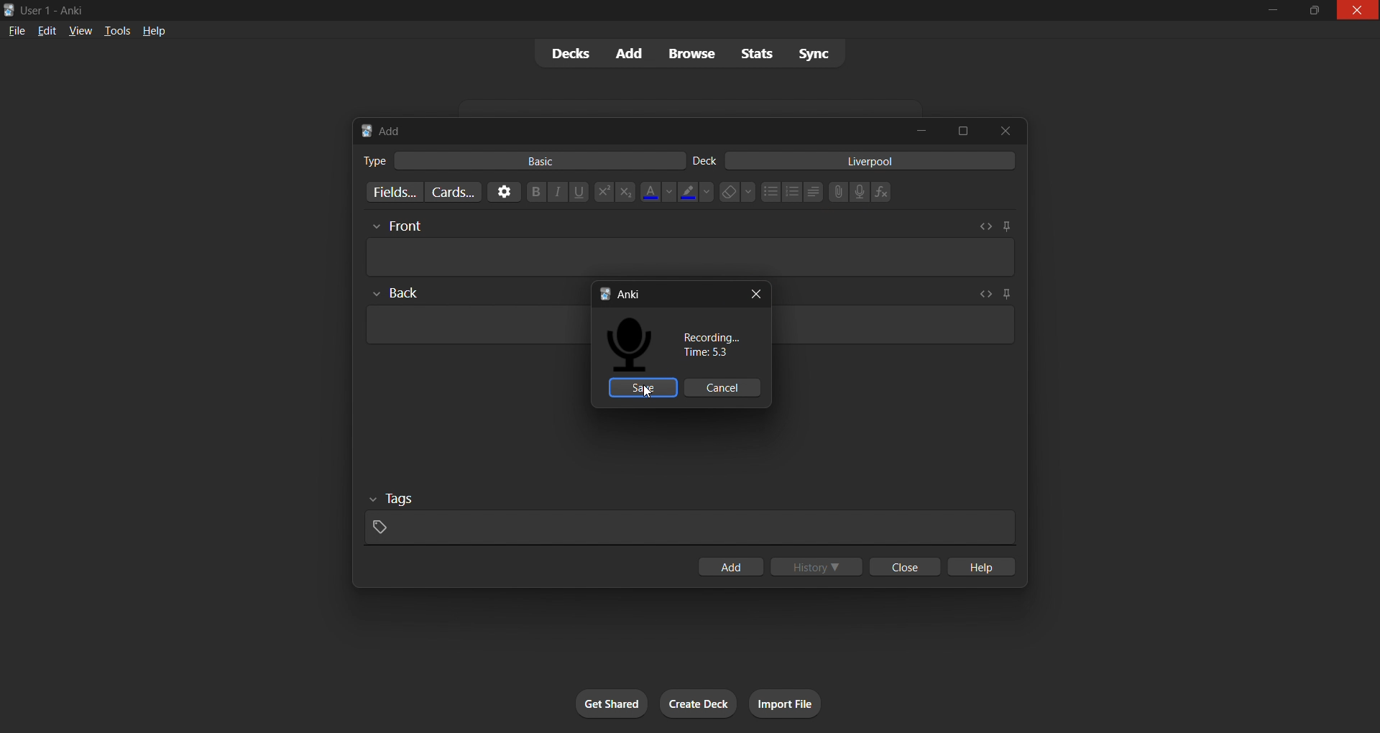 The width and height of the screenshot is (1380, 733). What do you see at coordinates (81, 32) in the screenshot?
I see `view` at bounding box center [81, 32].